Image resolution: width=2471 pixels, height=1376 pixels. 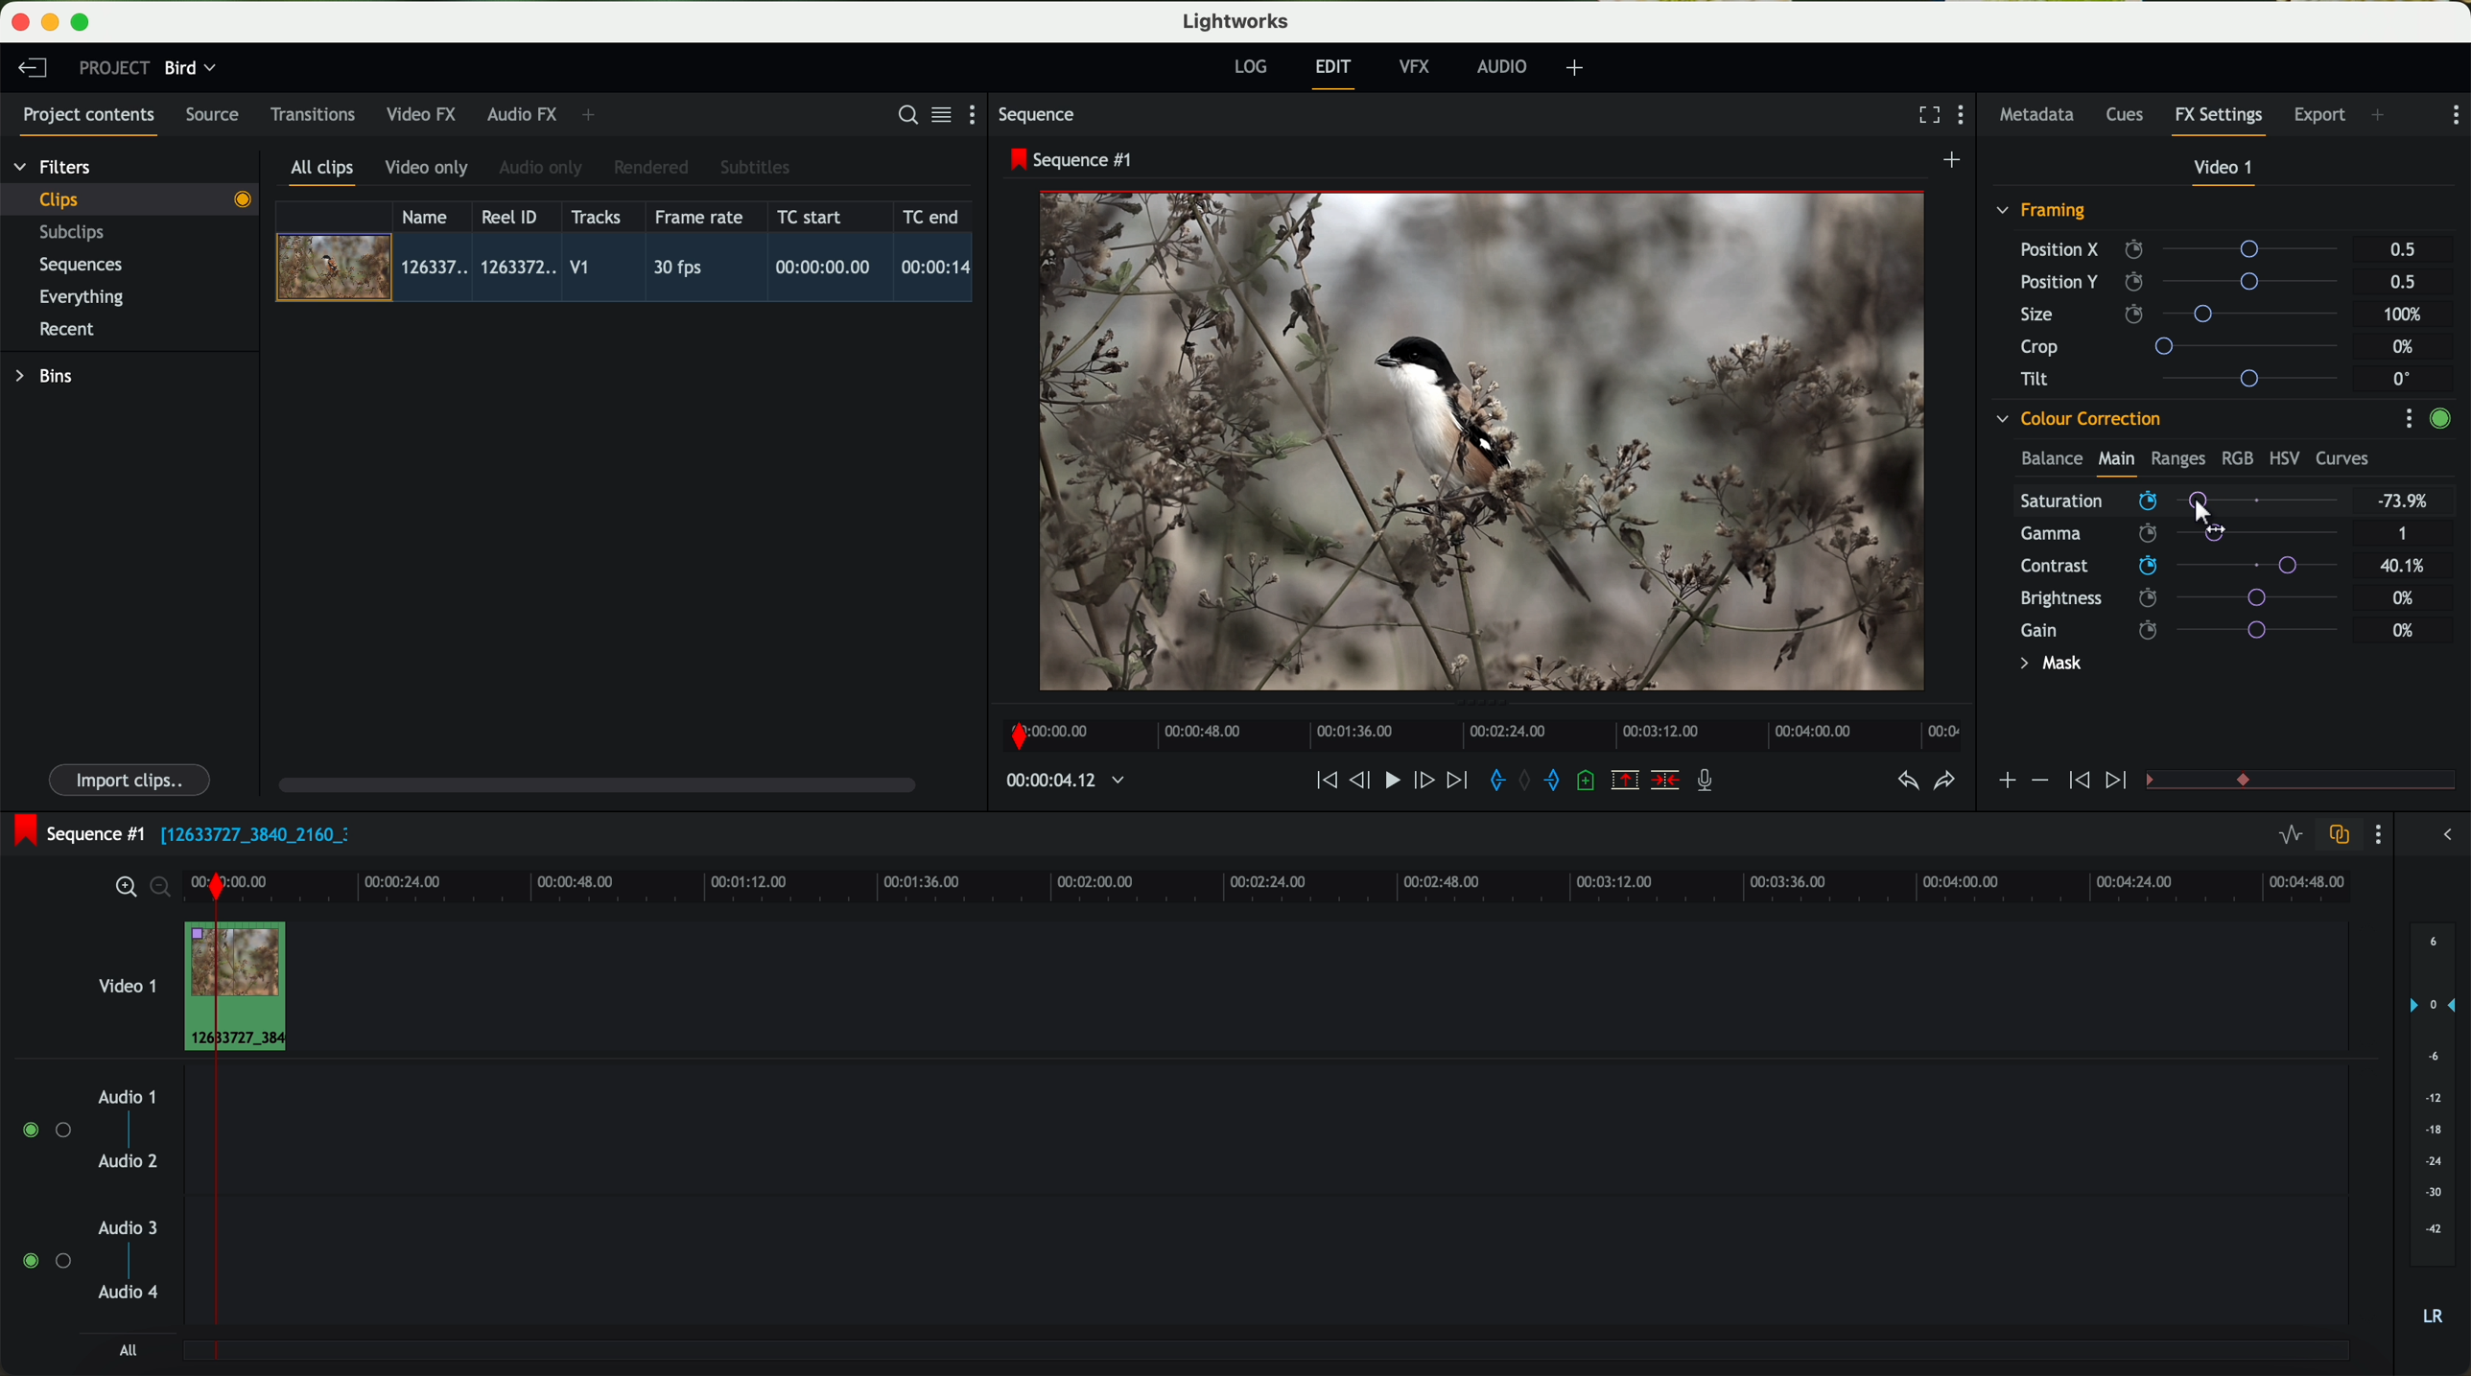 What do you see at coordinates (123, 888) in the screenshot?
I see `zoom in` at bounding box center [123, 888].